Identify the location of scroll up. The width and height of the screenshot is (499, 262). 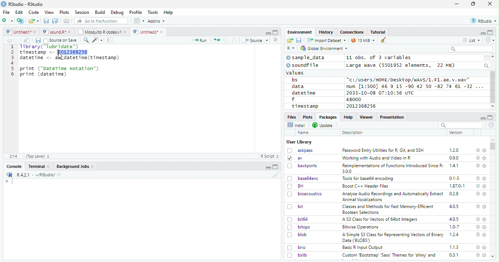
(494, 57).